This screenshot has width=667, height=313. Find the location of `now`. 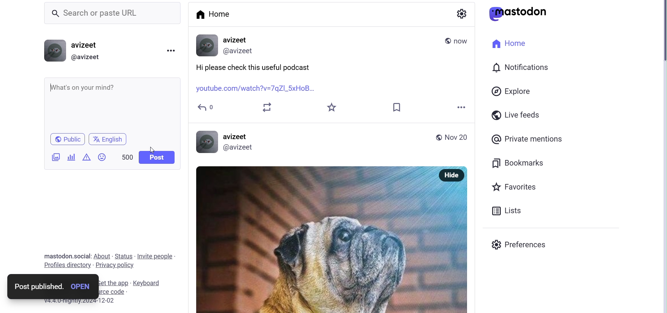

now is located at coordinates (463, 40).